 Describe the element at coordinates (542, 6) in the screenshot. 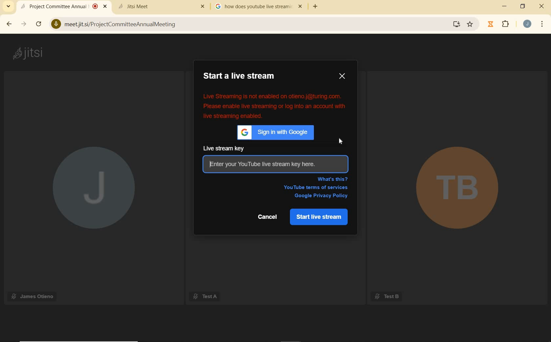

I see `close` at that location.